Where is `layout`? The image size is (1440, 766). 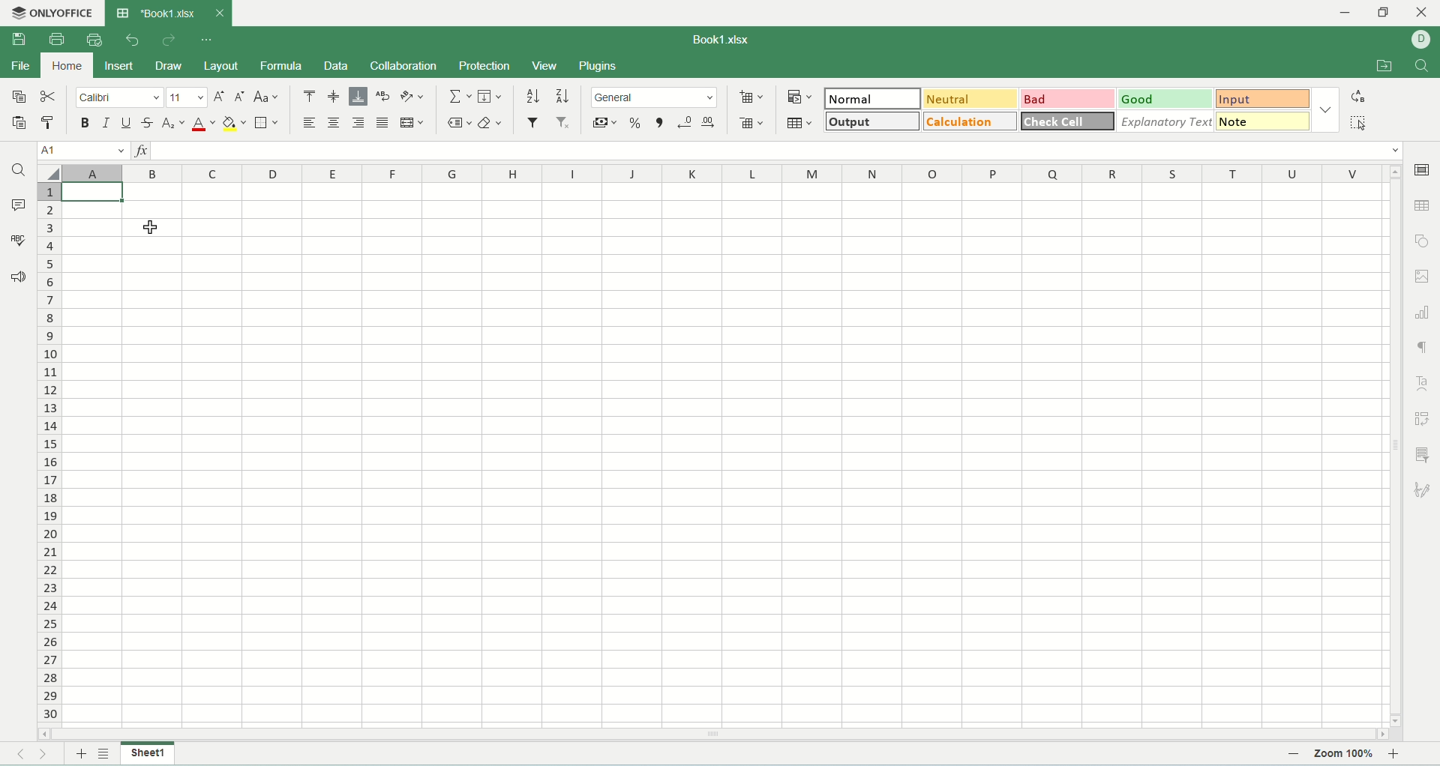 layout is located at coordinates (221, 67).